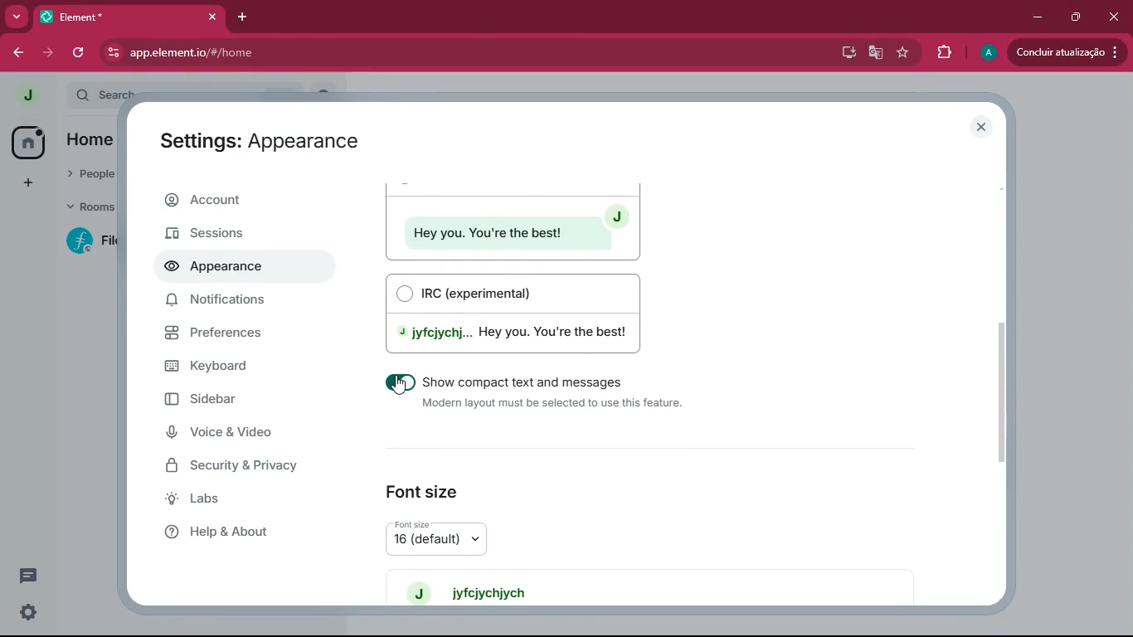  Describe the element at coordinates (241, 335) in the screenshot. I see `preferences` at that location.